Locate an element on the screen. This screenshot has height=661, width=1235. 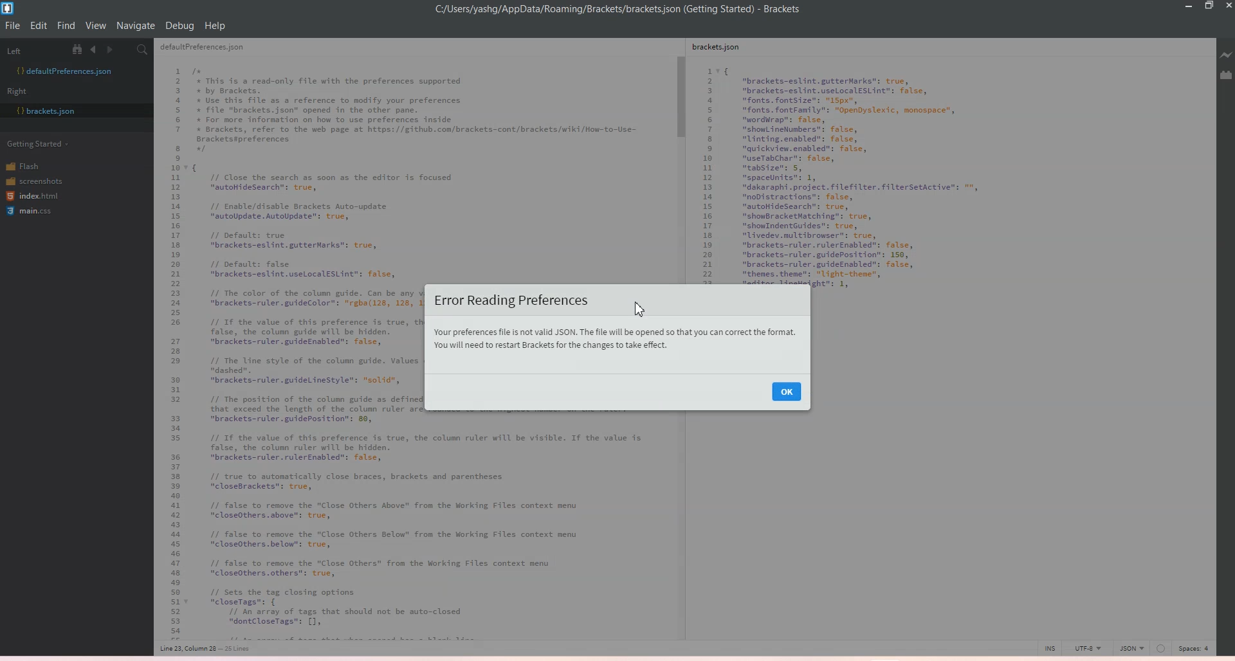
View is located at coordinates (96, 26).